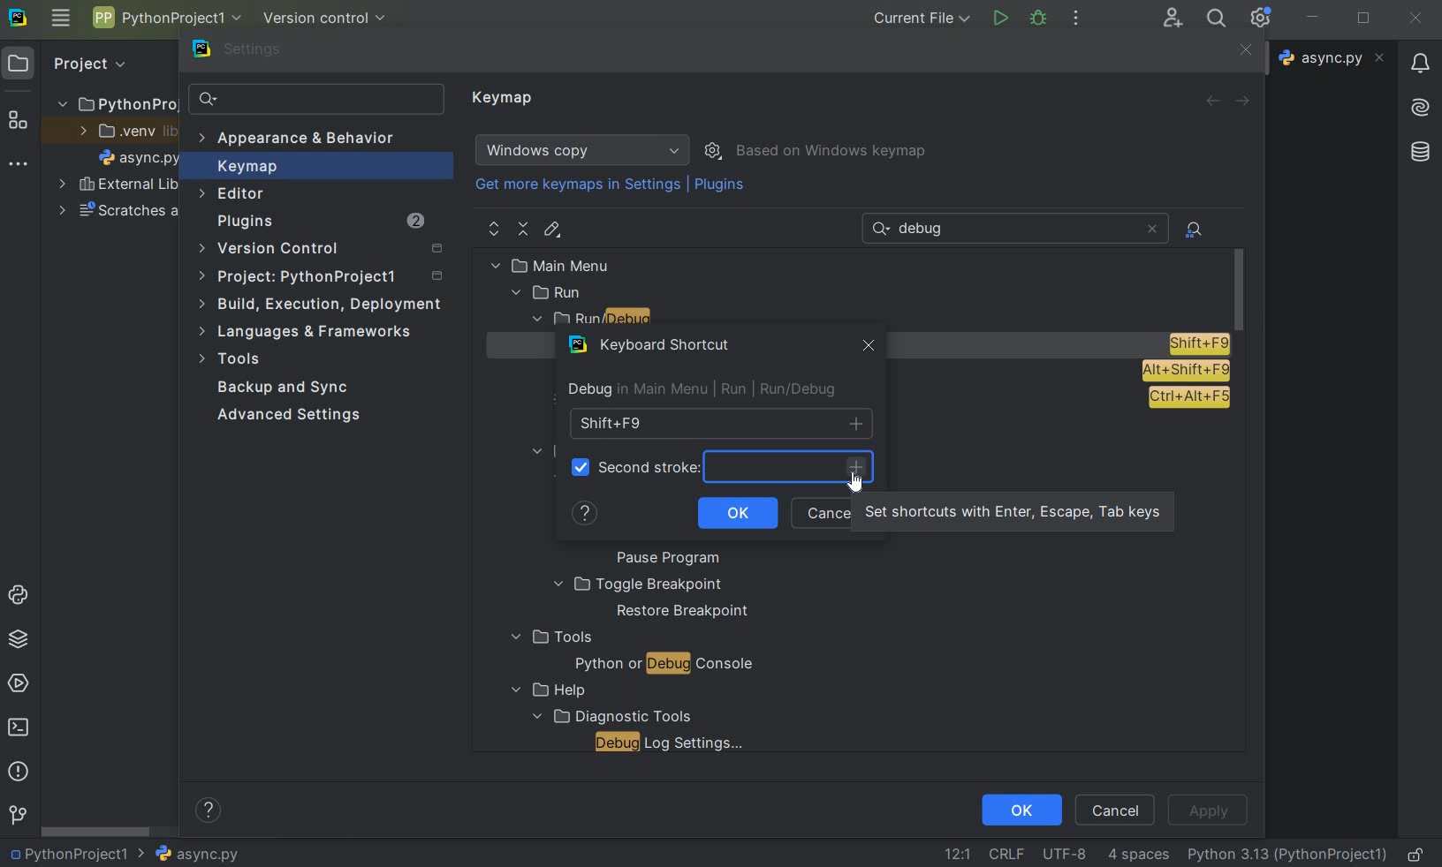 The height and width of the screenshot is (867, 1442). I want to click on version control, so click(18, 816).